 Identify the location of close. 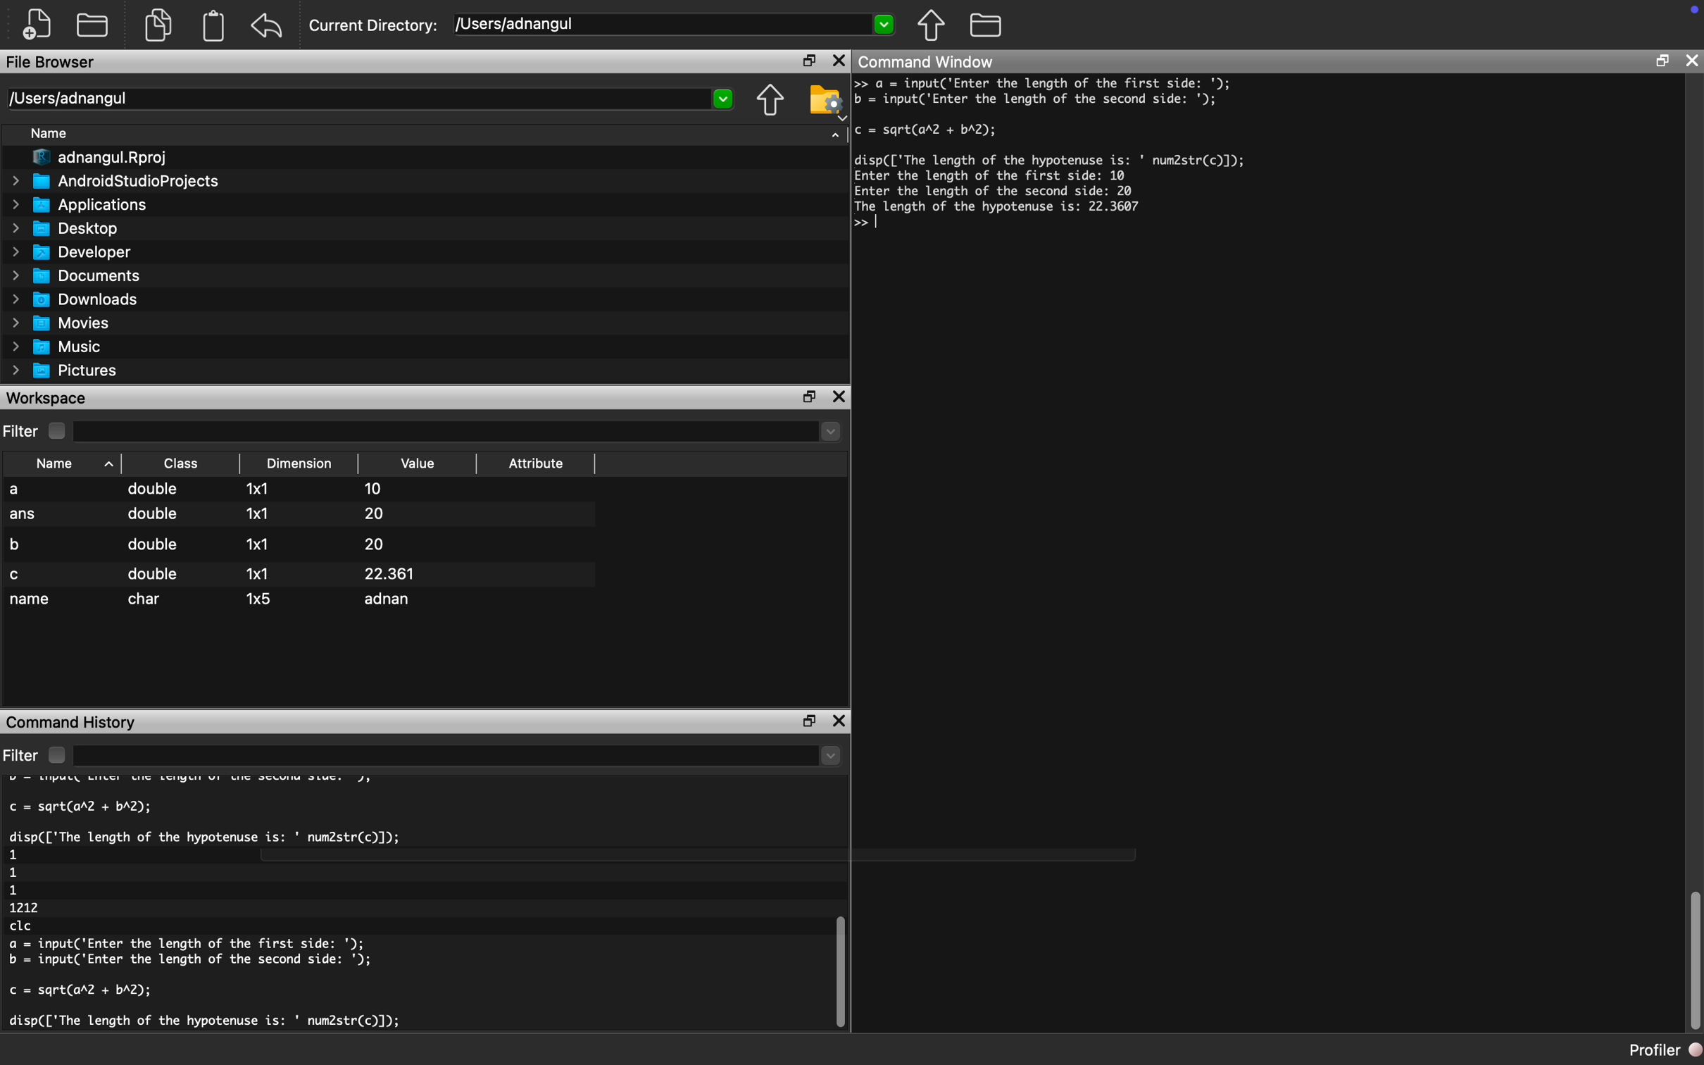
(839, 61).